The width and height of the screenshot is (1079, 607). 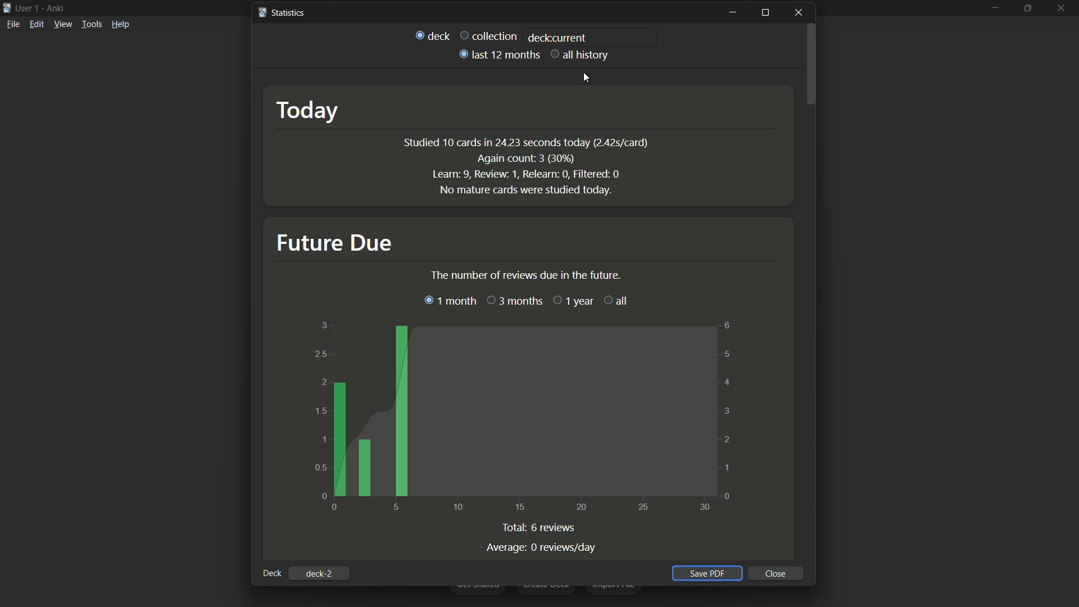 I want to click on Maximize, so click(x=1030, y=14).